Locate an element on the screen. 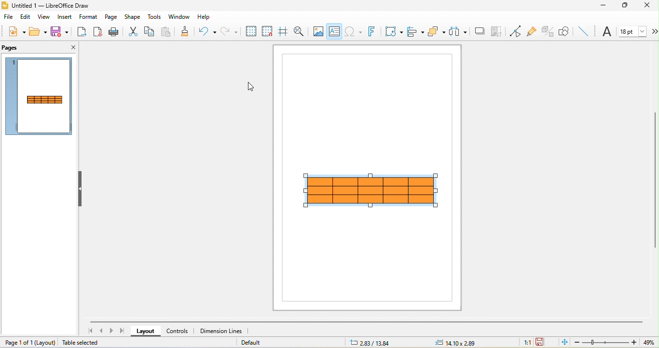 The width and height of the screenshot is (659, 348). maximize is located at coordinates (628, 7).